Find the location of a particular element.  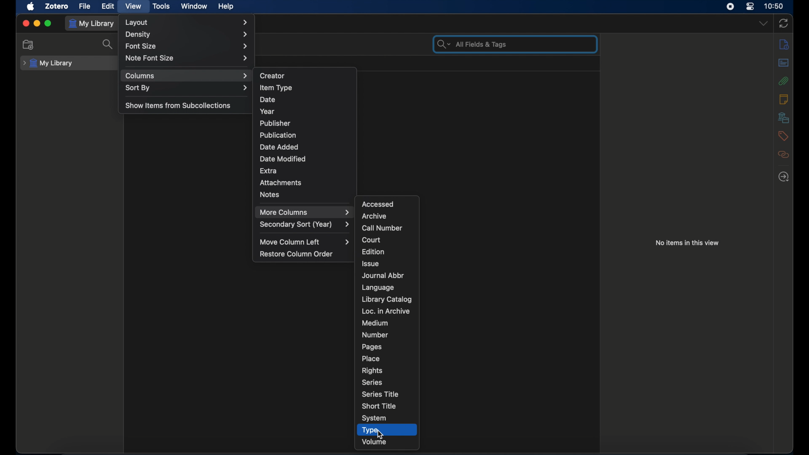

series is located at coordinates (372, 382).